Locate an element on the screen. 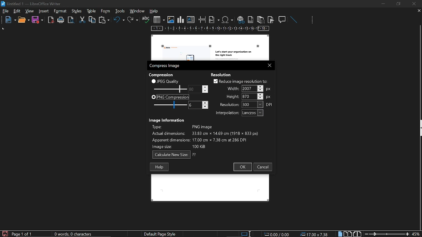  insert symbol is located at coordinates (227, 19).